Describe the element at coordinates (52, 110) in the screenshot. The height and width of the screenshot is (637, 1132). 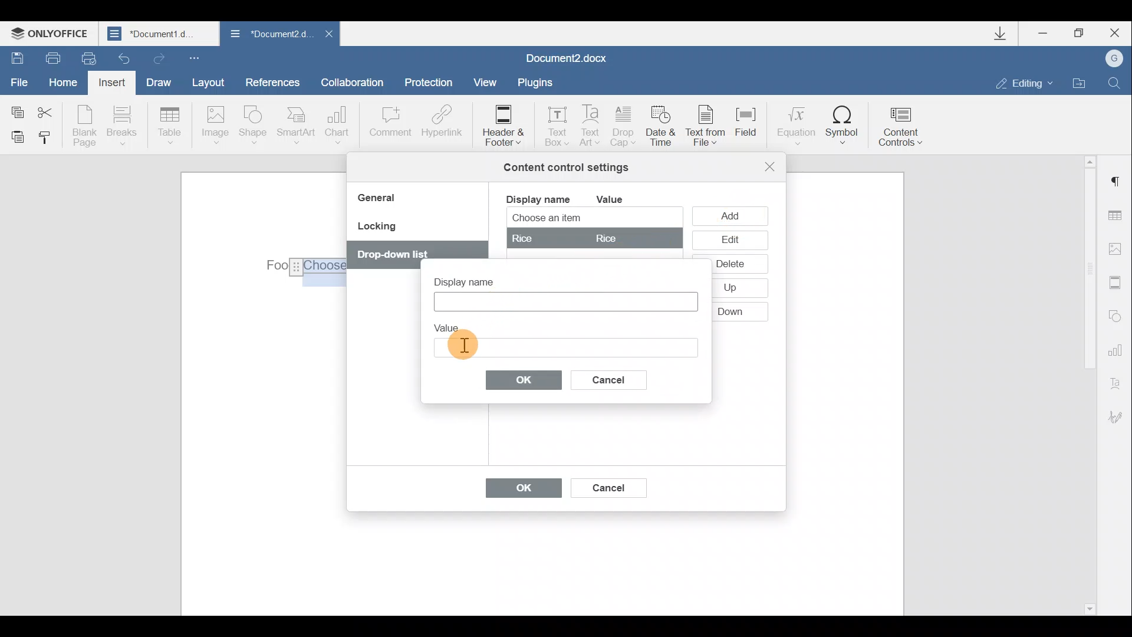
I see `Cut` at that location.